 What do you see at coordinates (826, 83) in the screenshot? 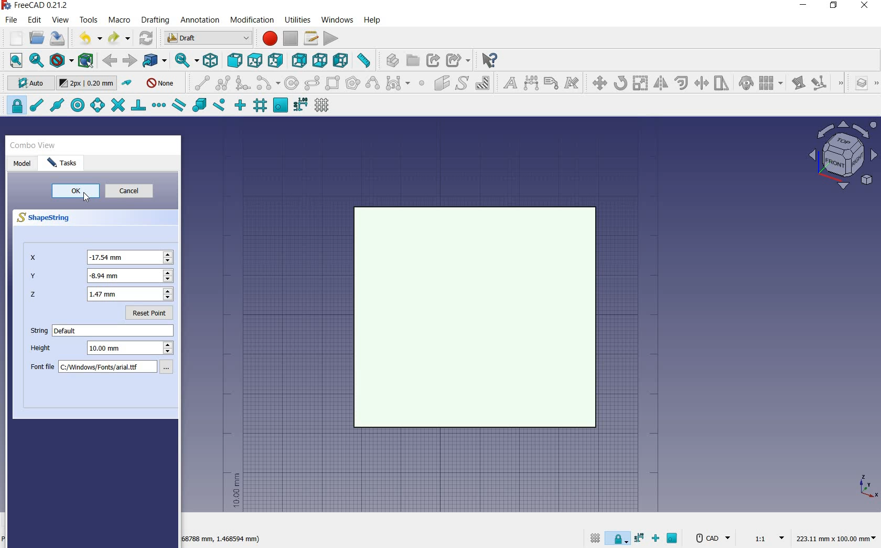
I see `subelement highlight` at bounding box center [826, 83].